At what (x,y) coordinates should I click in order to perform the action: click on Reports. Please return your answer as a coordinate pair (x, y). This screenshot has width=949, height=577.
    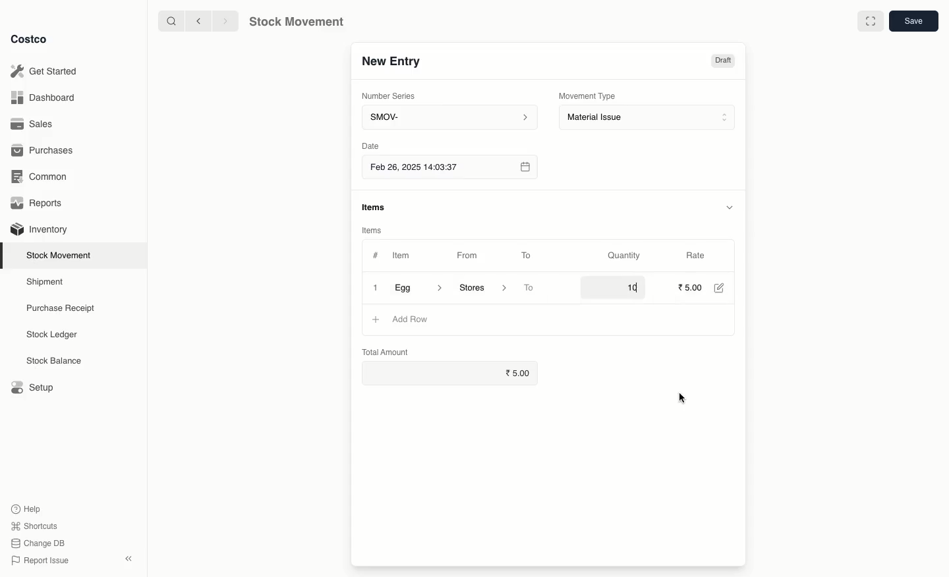
    Looking at the image, I should click on (40, 203).